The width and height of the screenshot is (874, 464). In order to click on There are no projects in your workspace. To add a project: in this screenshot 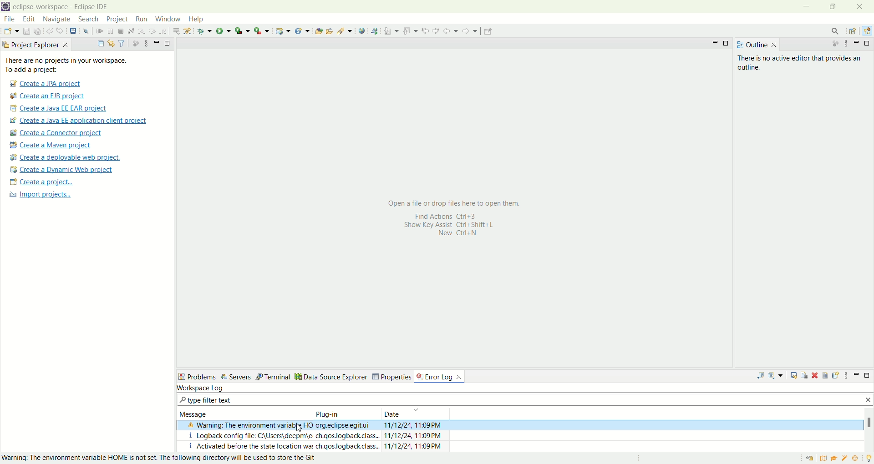, I will do `click(83, 65)`.